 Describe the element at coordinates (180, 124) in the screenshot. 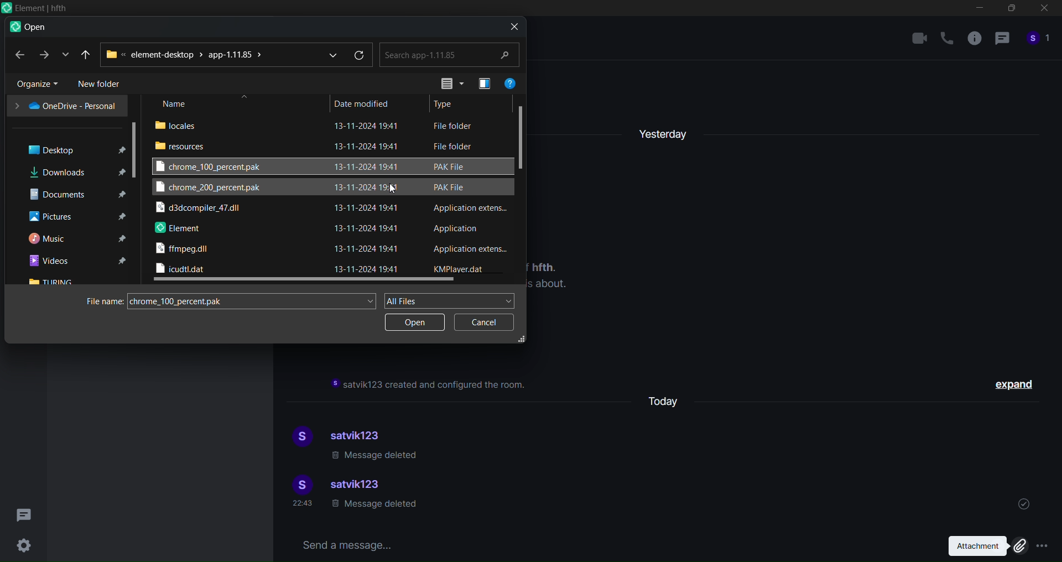

I see `locales` at that location.